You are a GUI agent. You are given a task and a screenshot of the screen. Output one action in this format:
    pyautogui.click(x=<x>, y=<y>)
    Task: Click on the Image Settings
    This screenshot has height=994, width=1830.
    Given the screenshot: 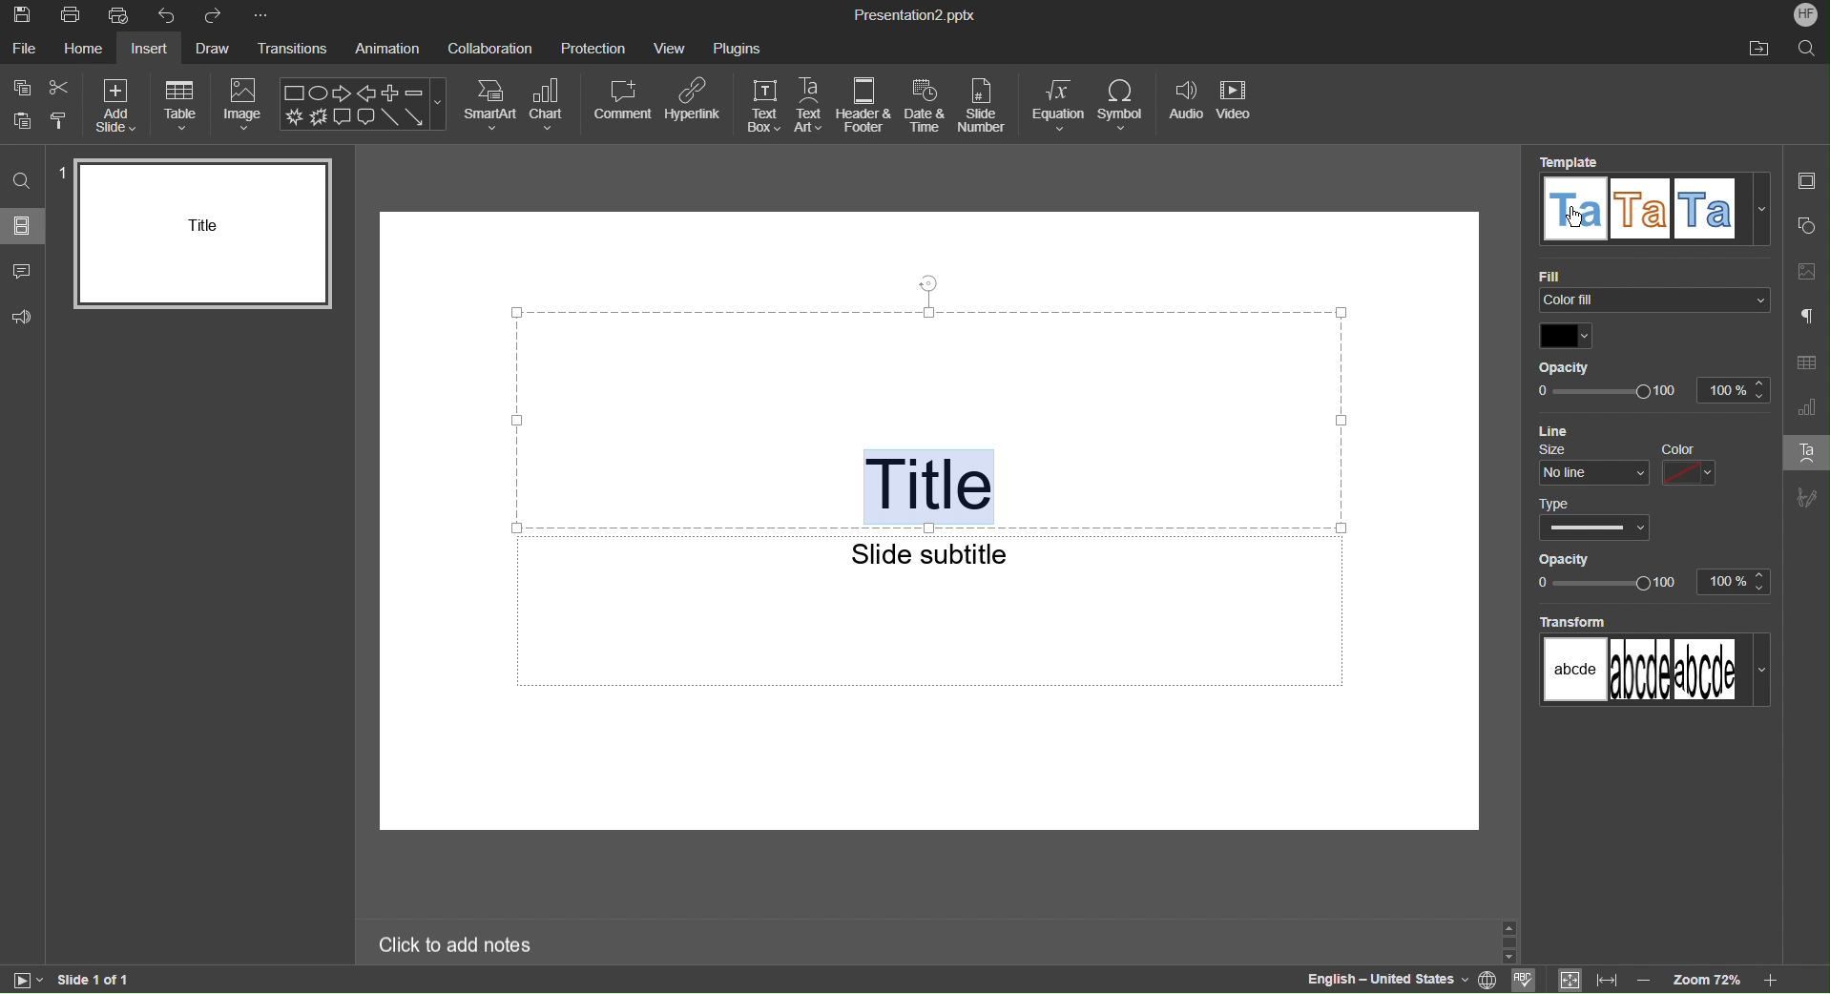 What is the action you would take?
    pyautogui.click(x=1806, y=273)
    